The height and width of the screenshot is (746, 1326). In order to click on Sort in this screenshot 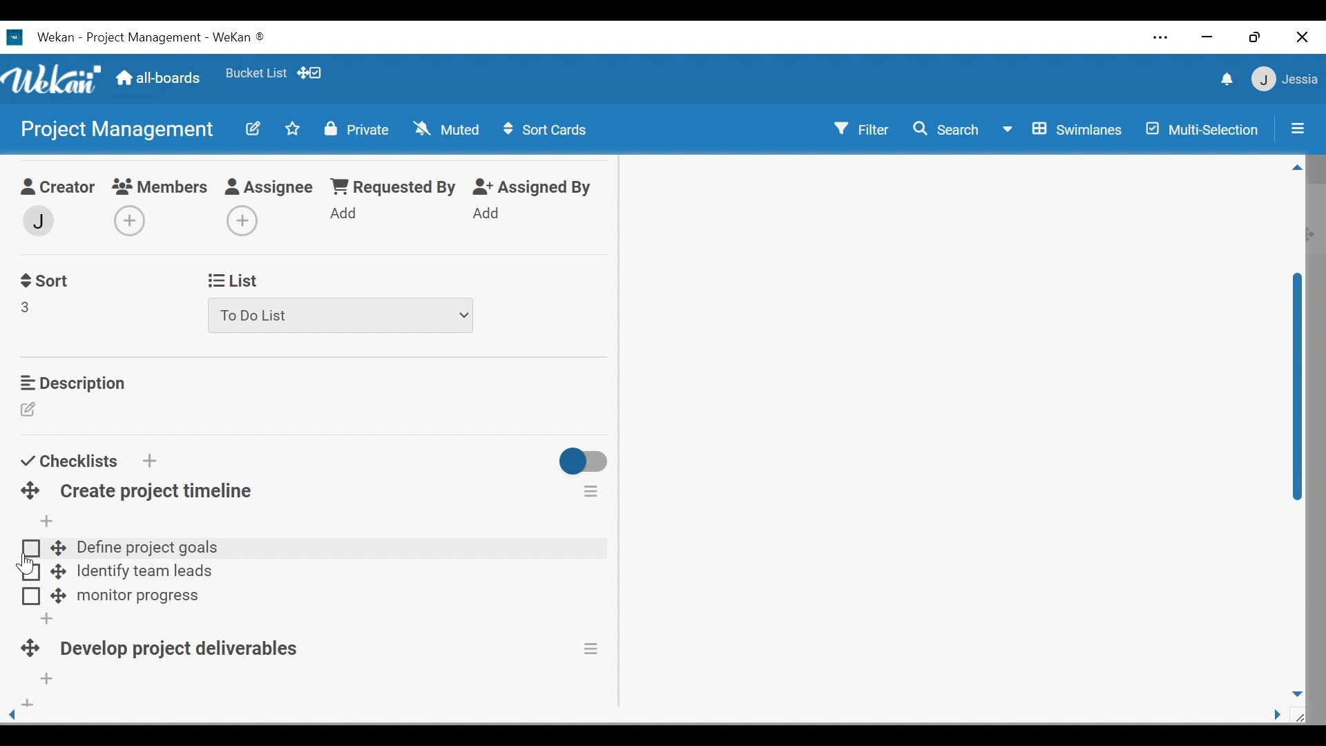, I will do `click(44, 281)`.